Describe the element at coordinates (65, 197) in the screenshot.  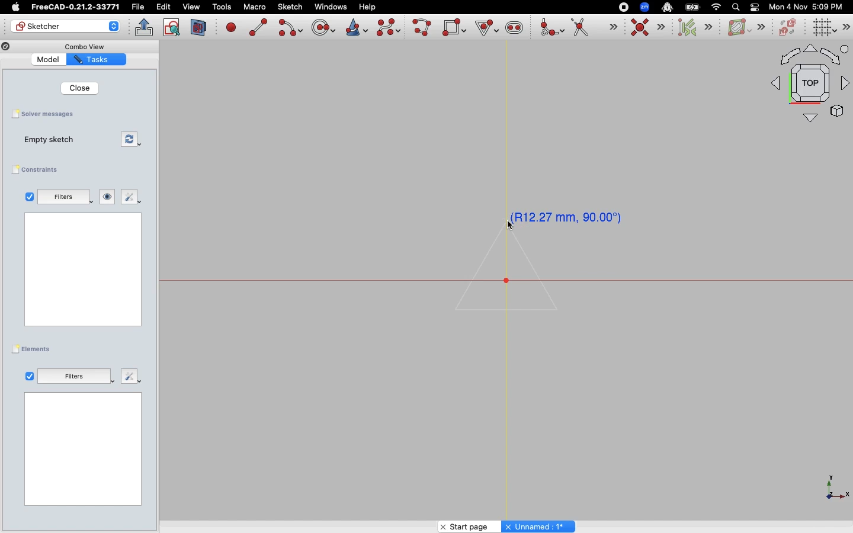
I see `Filters` at that location.